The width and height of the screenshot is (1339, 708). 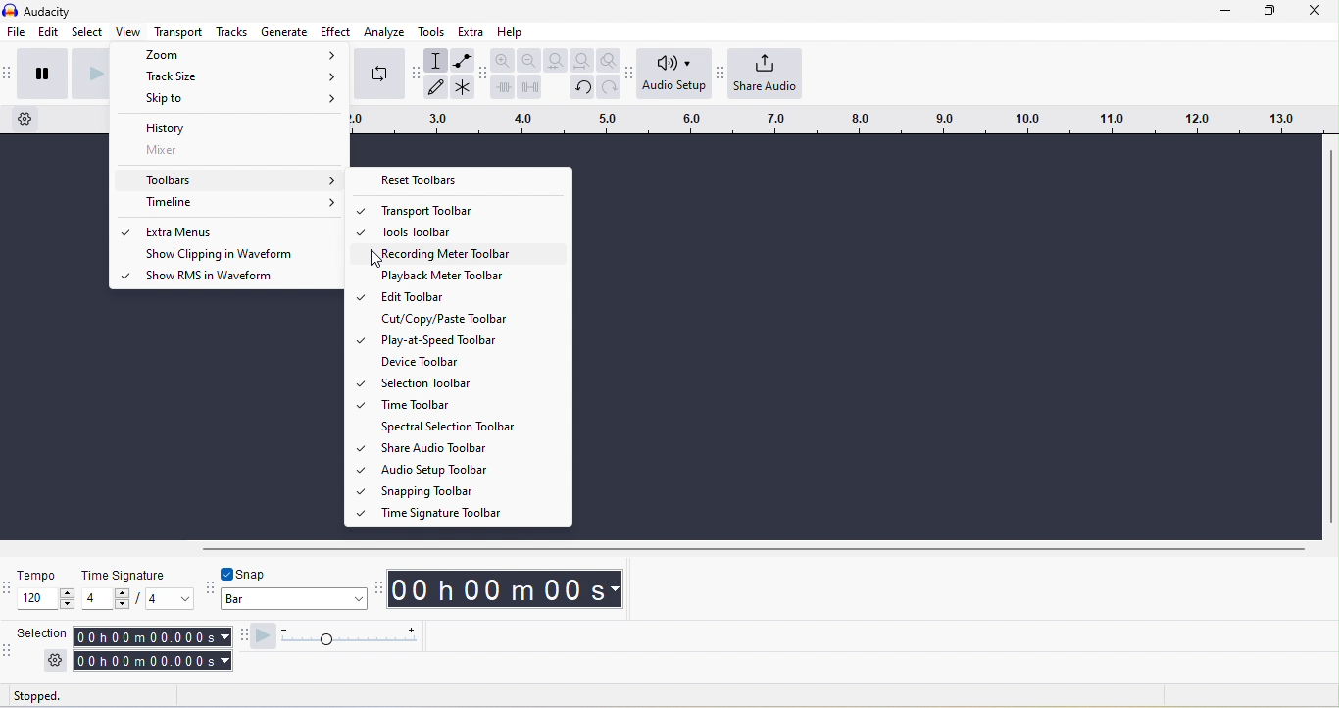 What do you see at coordinates (674, 73) in the screenshot?
I see `audio setup` at bounding box center [674, 73].